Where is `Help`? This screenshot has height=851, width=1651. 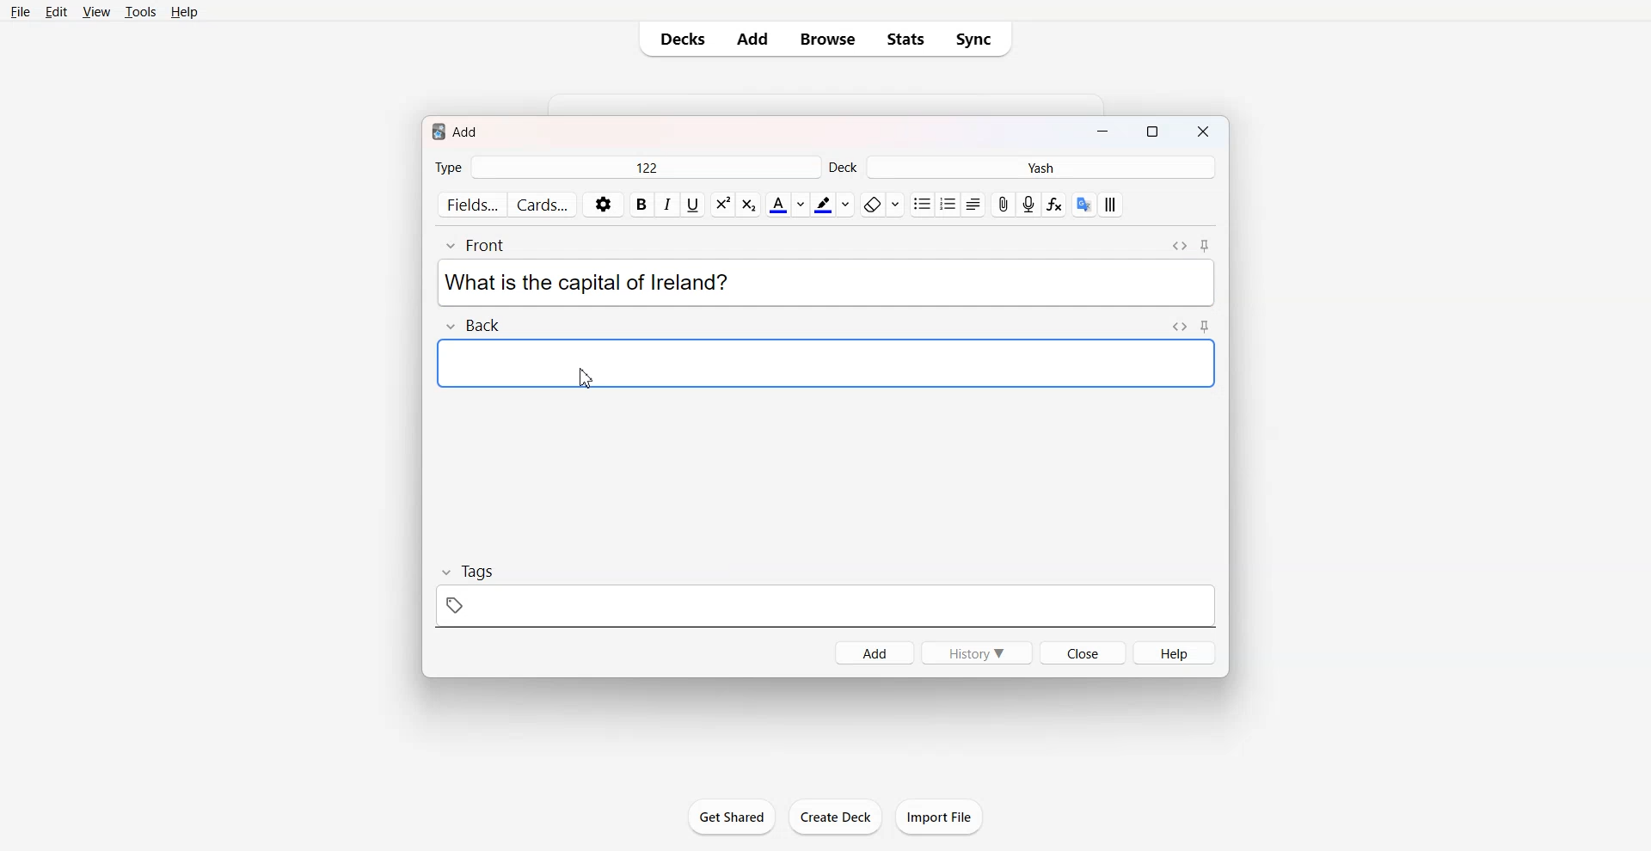 Help is located at coordinates (185, 12).